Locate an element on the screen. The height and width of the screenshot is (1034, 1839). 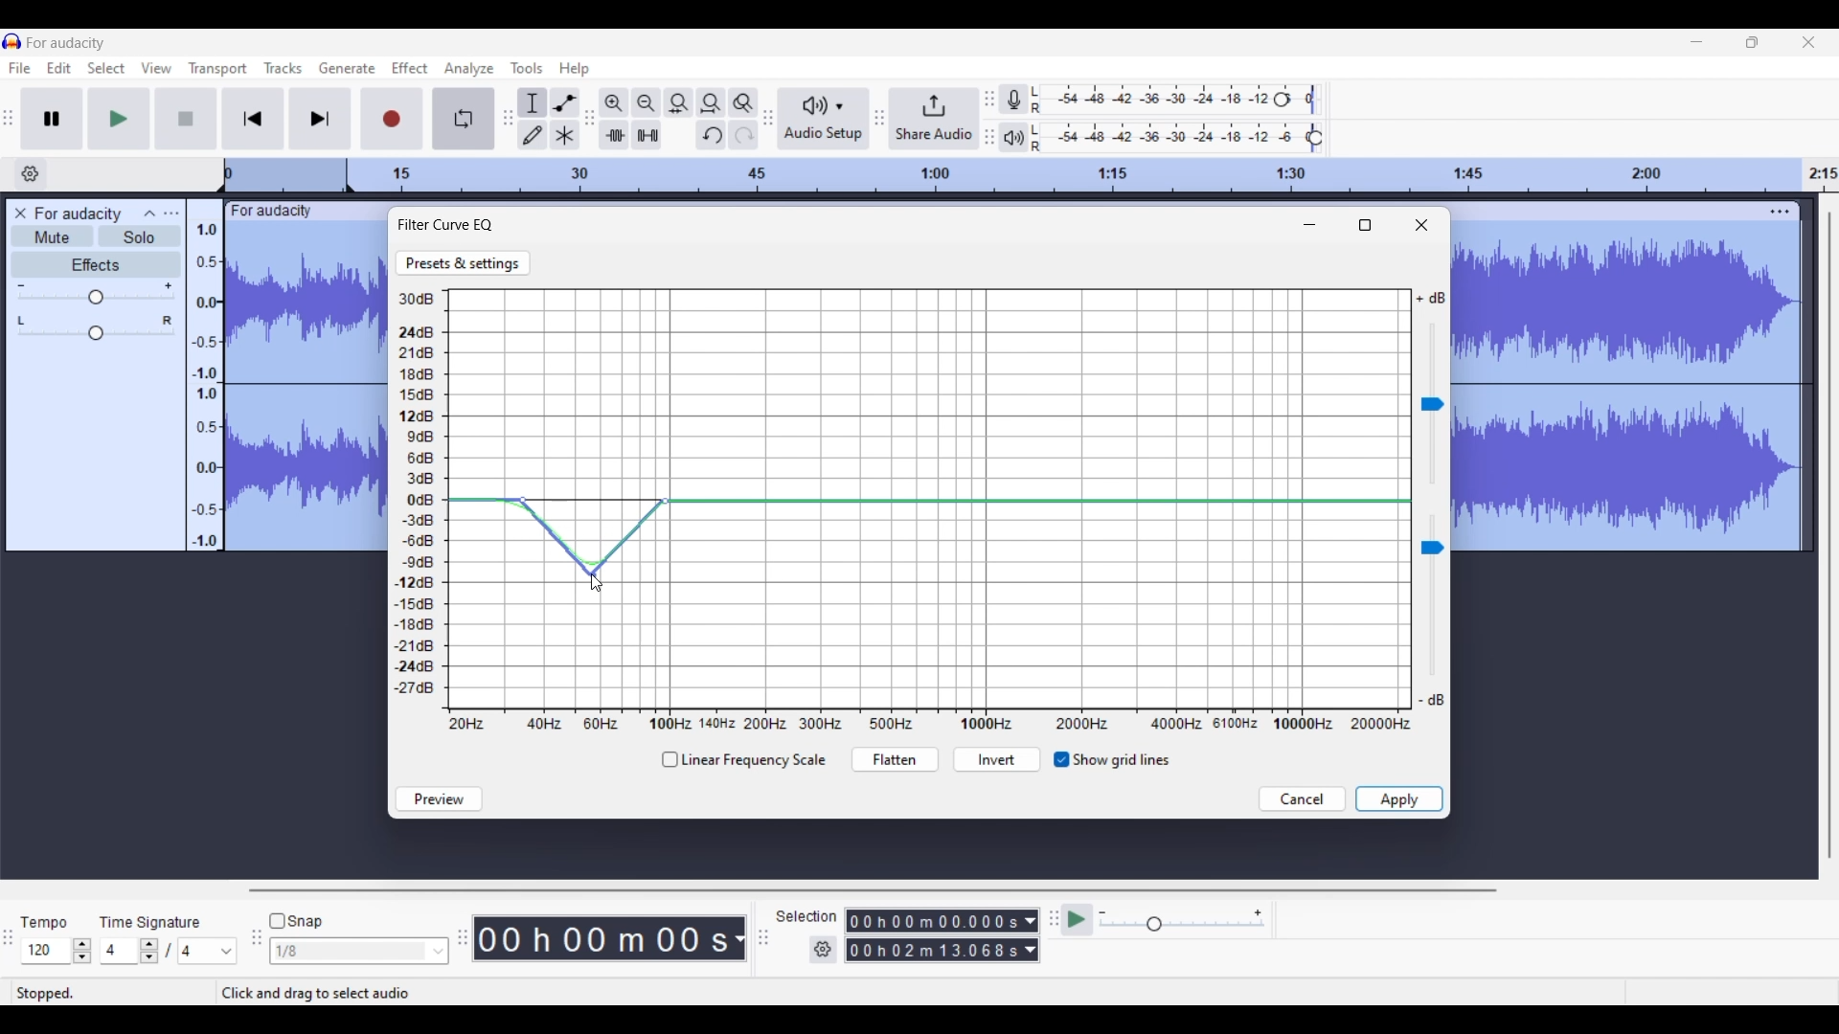
Increase/Decrease tempo is located at coordinates (82, 951).